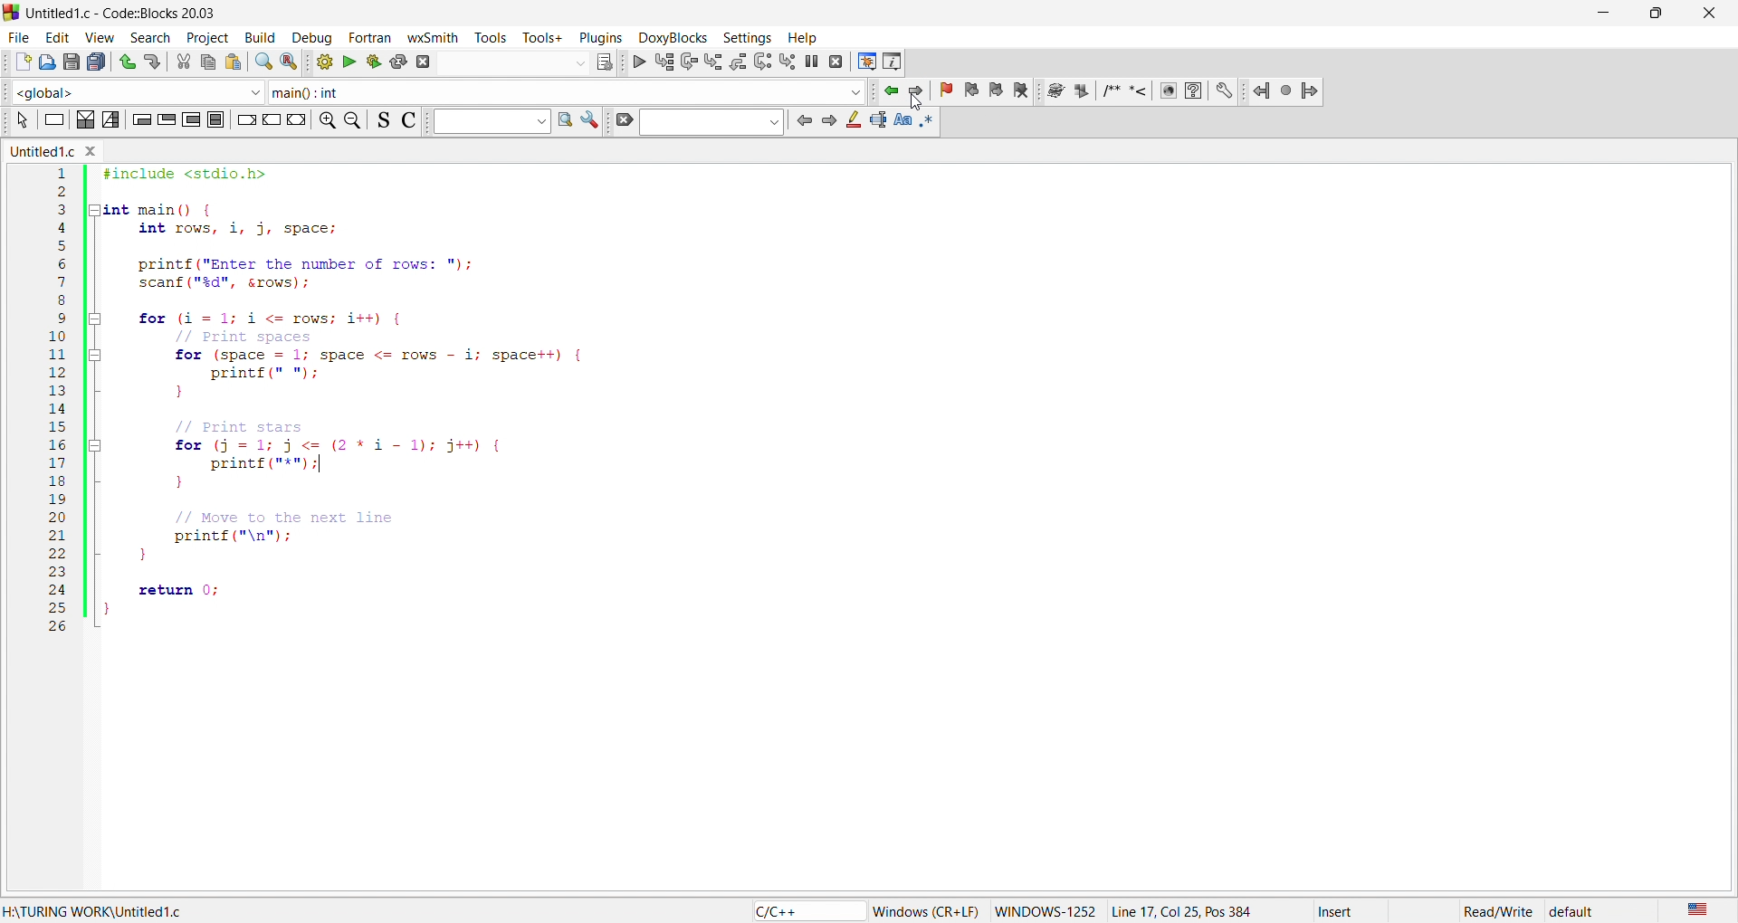 Image resolution: width=1738 pixels, height=923 pixels. Describe the element at coordinates (540, 34) in the screenshot. I see `tools+` at that location.